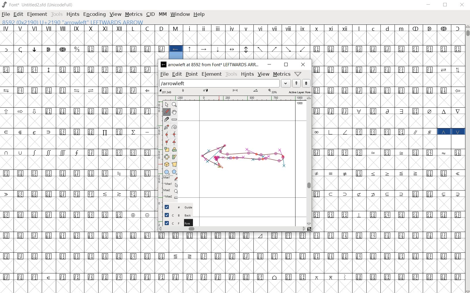  Describe the element at coordinates (223, 168) in the screenshot. I see `pencil tool` at that location.